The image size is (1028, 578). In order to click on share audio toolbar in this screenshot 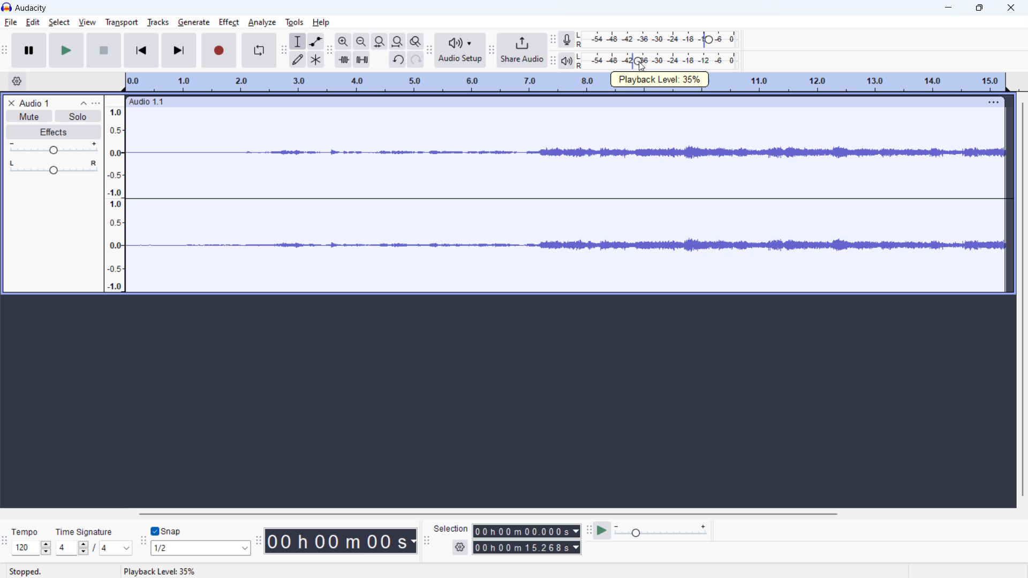, I will do `click(492, 50)`.